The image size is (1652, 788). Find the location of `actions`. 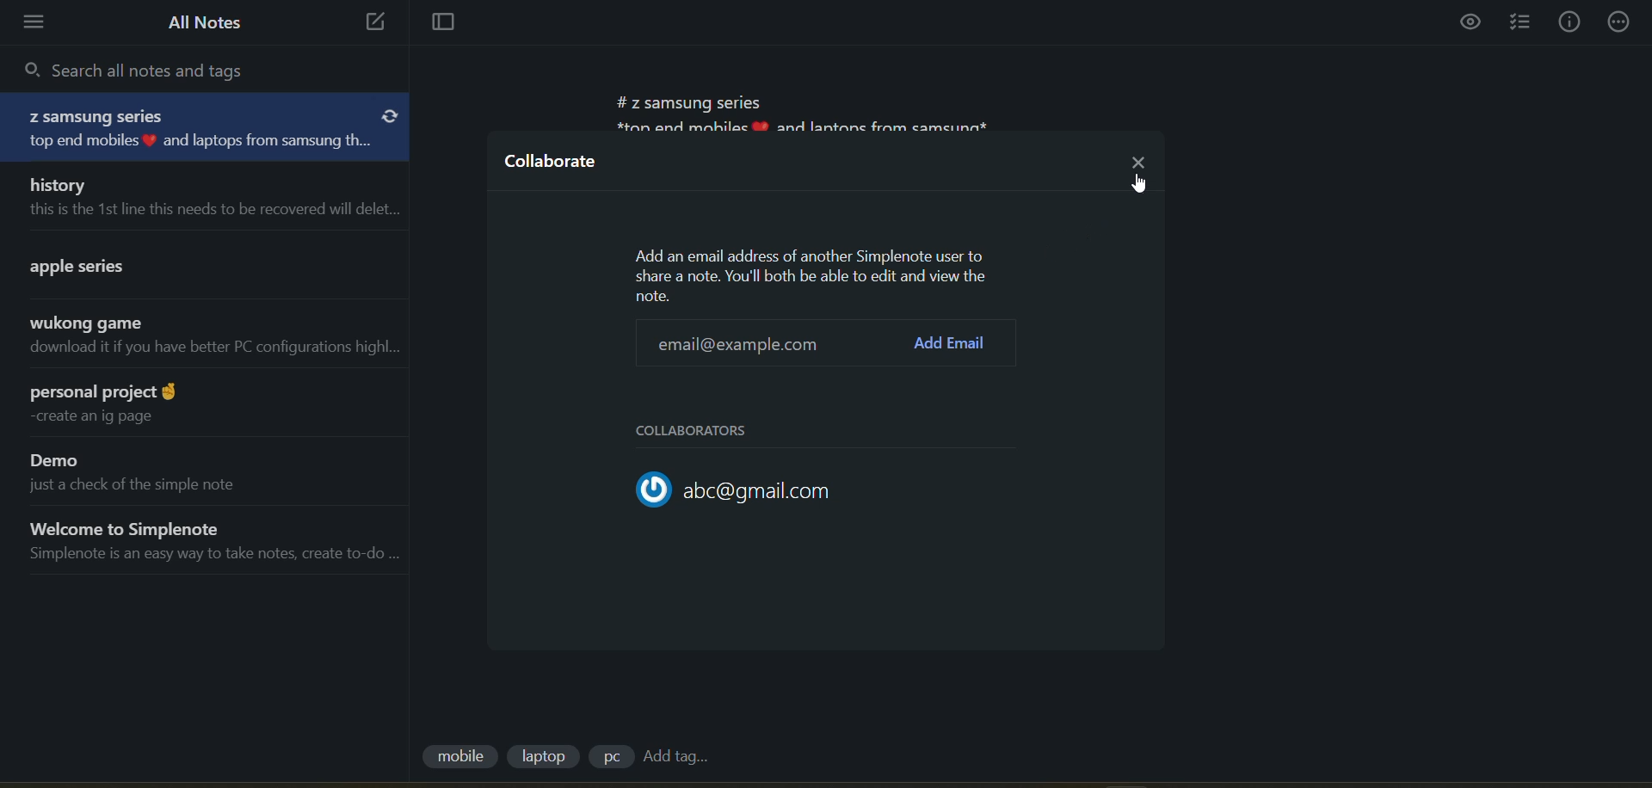

actions is located at coordinates (1623, 21).